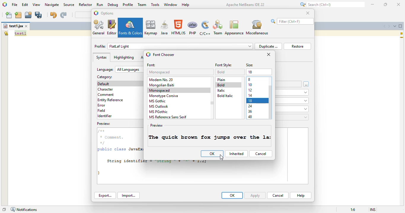 The width and height of the screenshot is (405, 213). What do you see at coordinates (389, 26) in the screenshot?
I see `scroll documents right` at bounding box center [389, 26].